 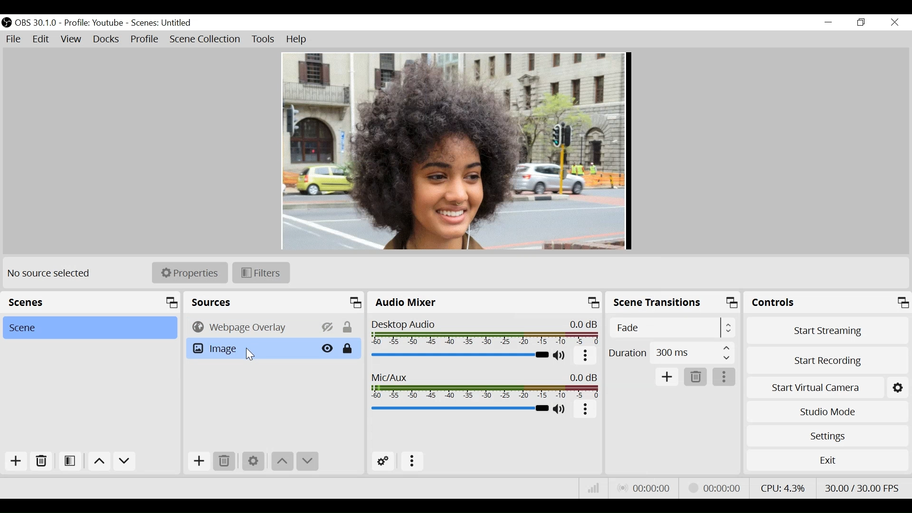 What do you see at coordinates (327, 348) in the screenshot?
I see `Hide/Display` at bounding box center [327, 348].